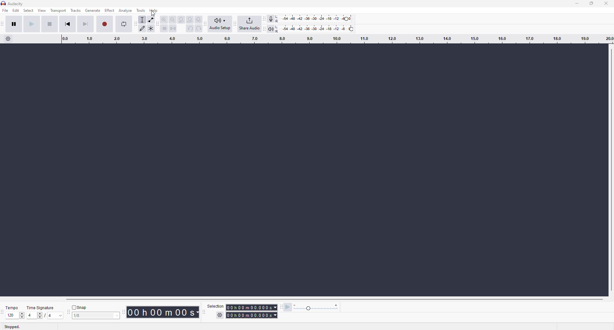 The width and height of the screenshot is (614, 330). What do you see at coordinates (173, 19) in the screenshot?
I see `zoom out` at bounding box center [173, 19].